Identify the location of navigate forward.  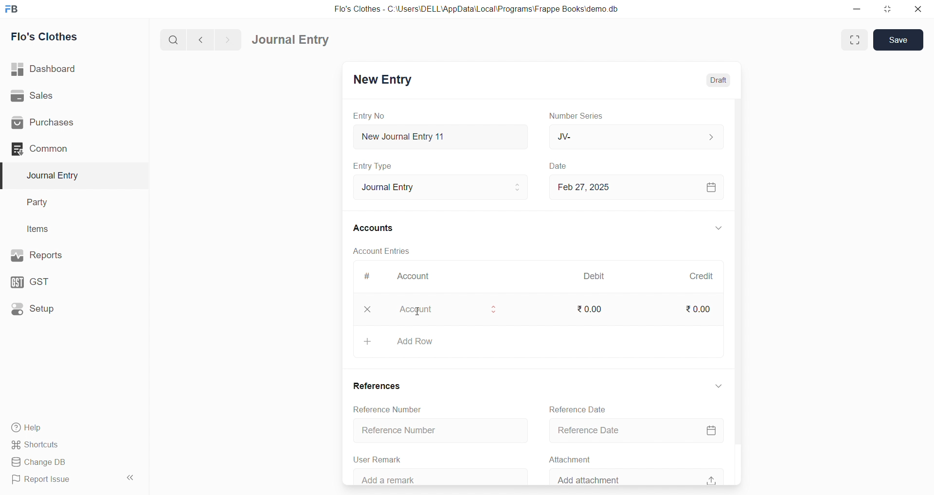
(230, 39).